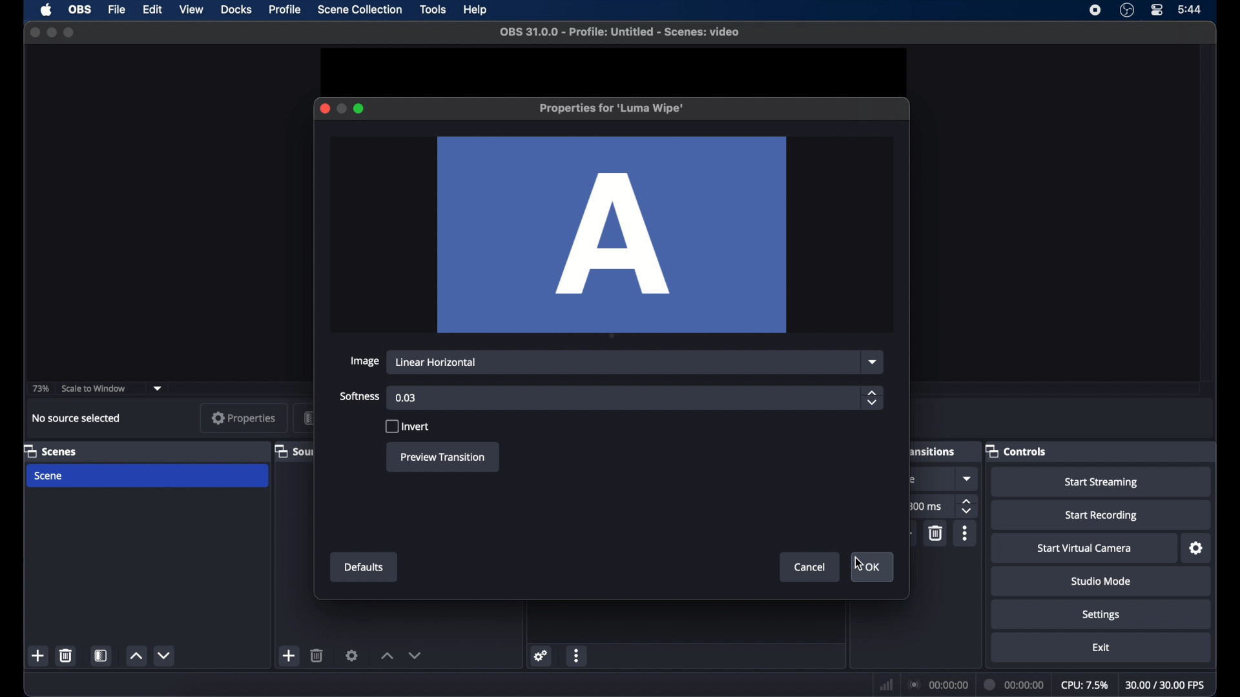  I want to click on settings, so click(541, 657).